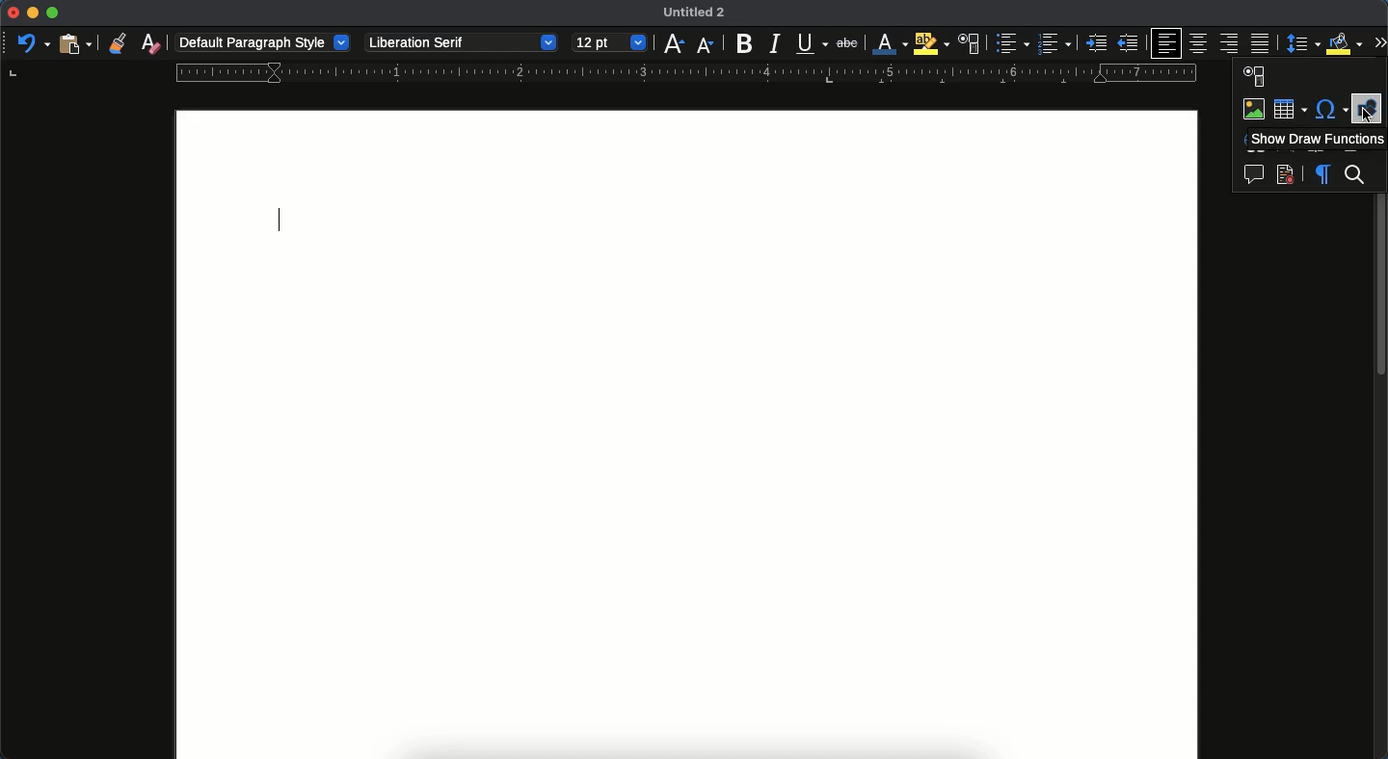  I want to click on indent, so click(1096, 43).